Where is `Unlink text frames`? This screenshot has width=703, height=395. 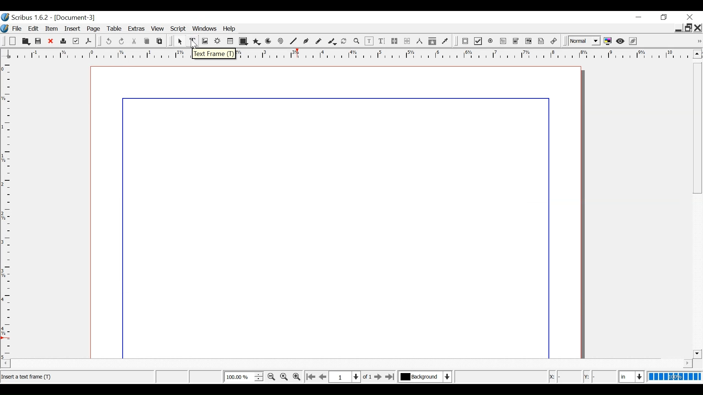
Unlink text frames is located at coordinates (407, 41).